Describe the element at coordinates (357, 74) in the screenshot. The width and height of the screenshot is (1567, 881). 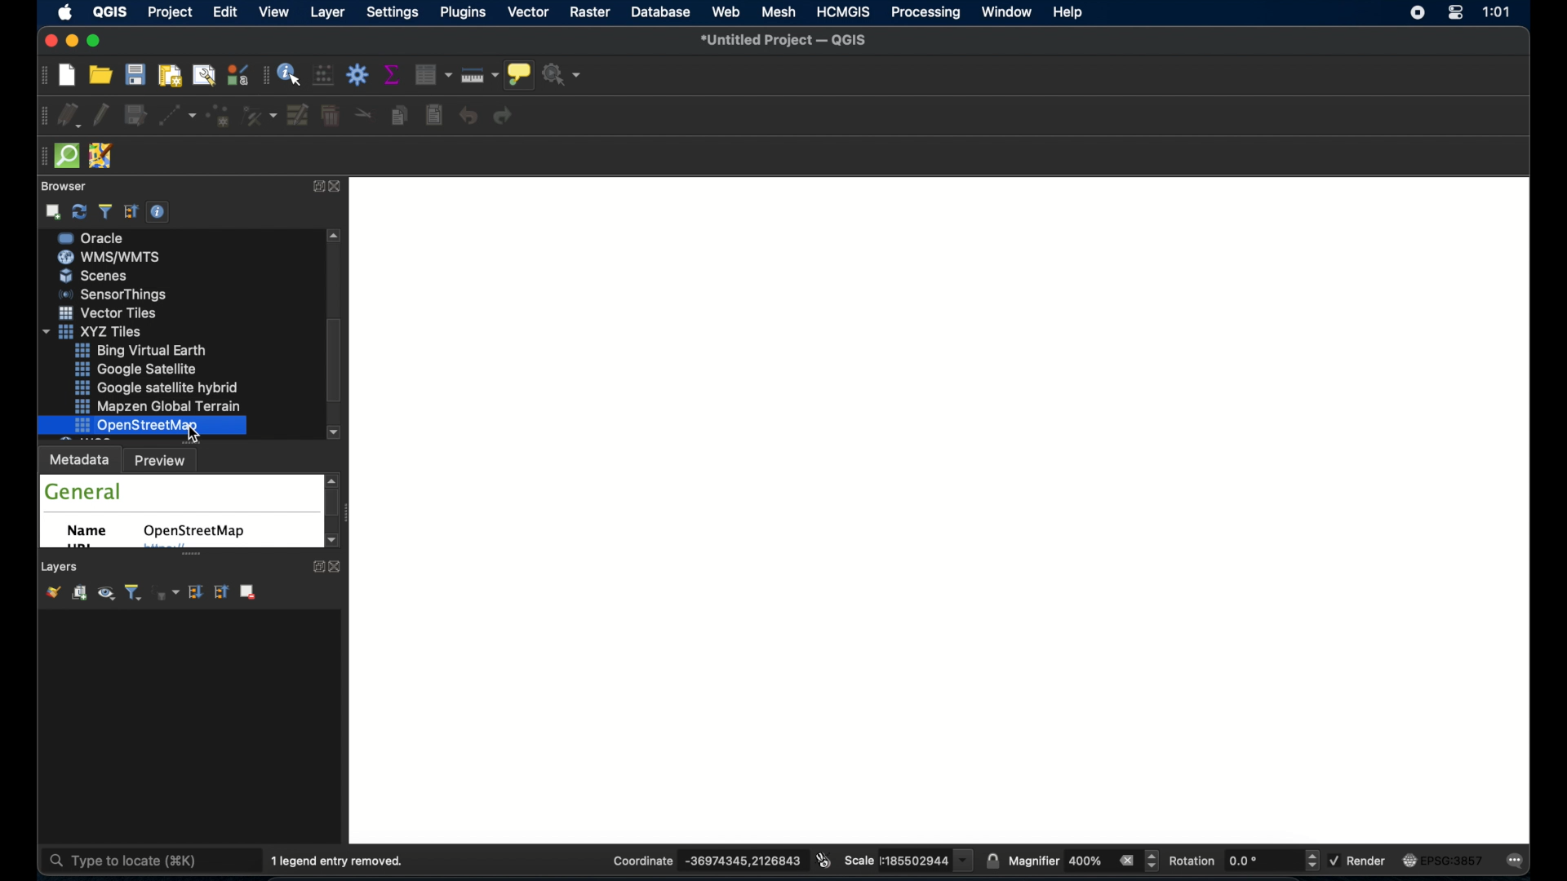
I see `toolbox` at that location.